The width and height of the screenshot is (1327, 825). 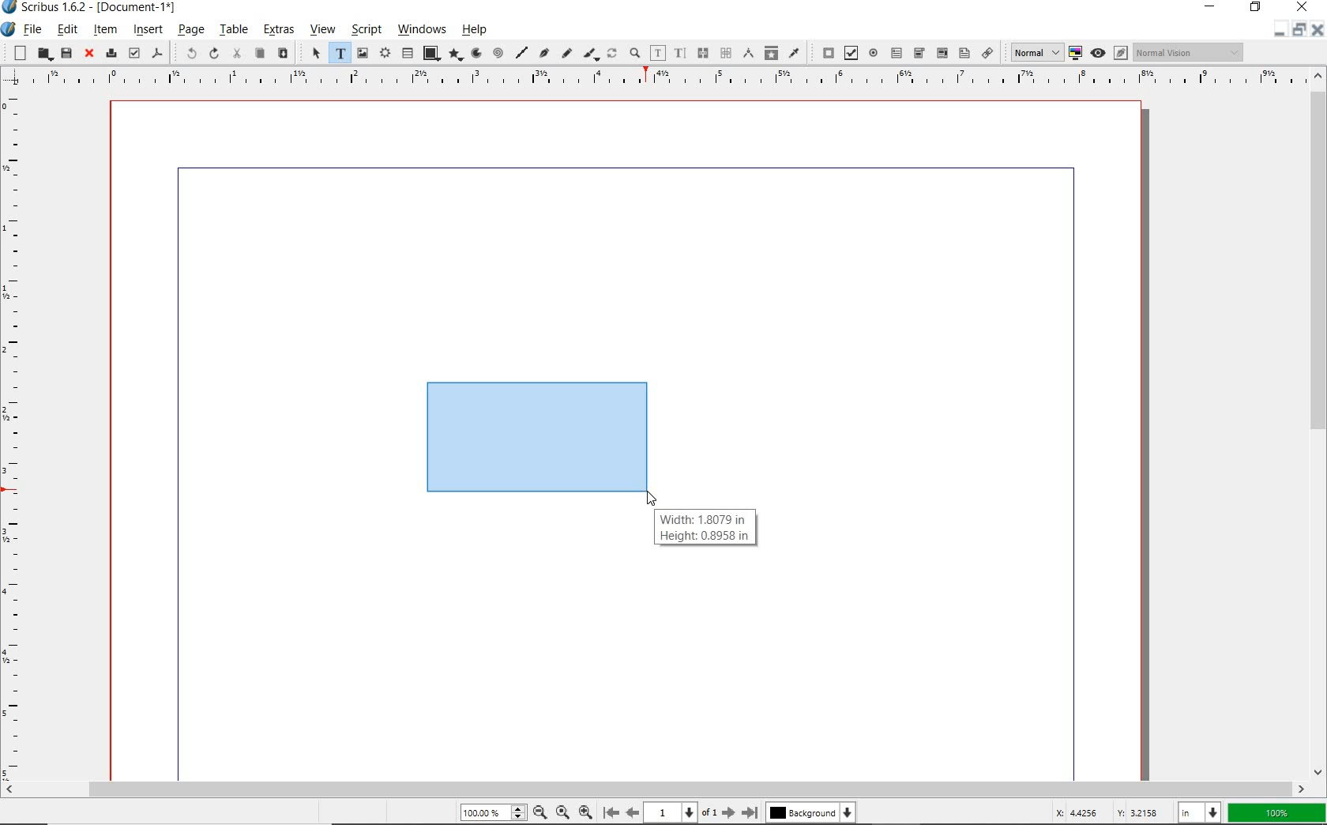 What do you see at coordinates (634, 55) in the screenshot?
I see `zoom in or zoom out` at bounding box center [634, 55].